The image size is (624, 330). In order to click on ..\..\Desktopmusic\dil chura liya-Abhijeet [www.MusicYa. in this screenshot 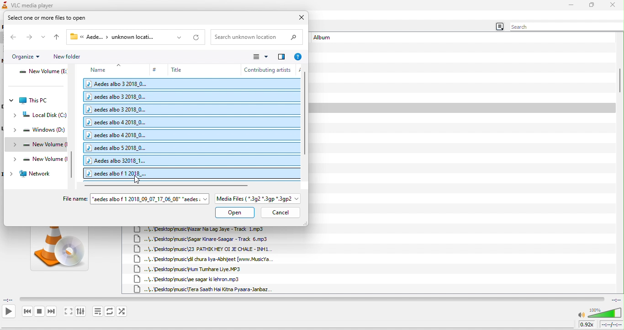, I will do `click(208, 259)`.